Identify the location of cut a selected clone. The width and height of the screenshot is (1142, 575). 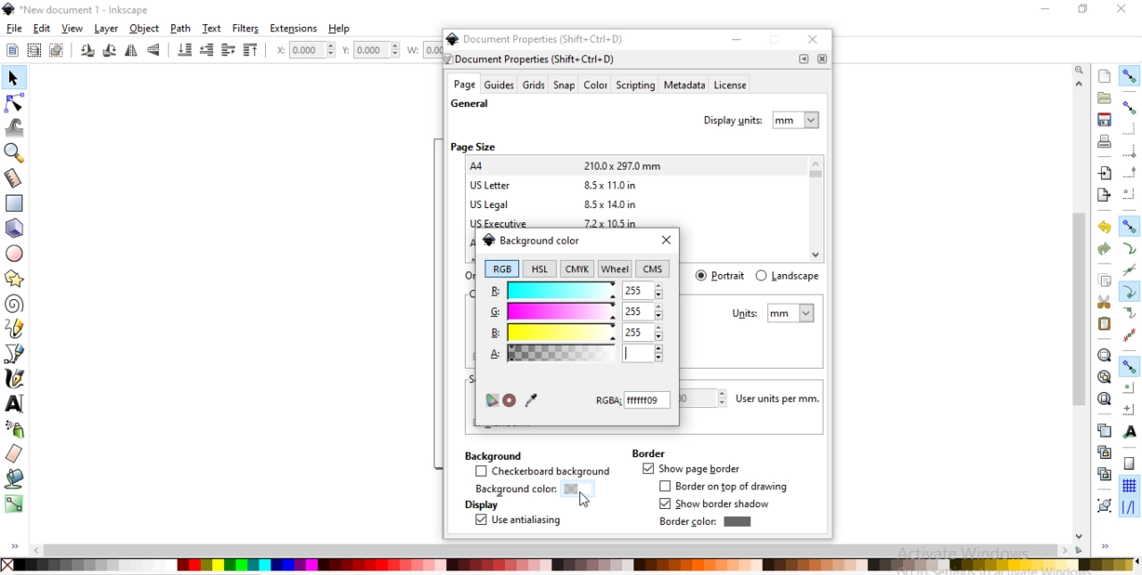
(1103, 476).